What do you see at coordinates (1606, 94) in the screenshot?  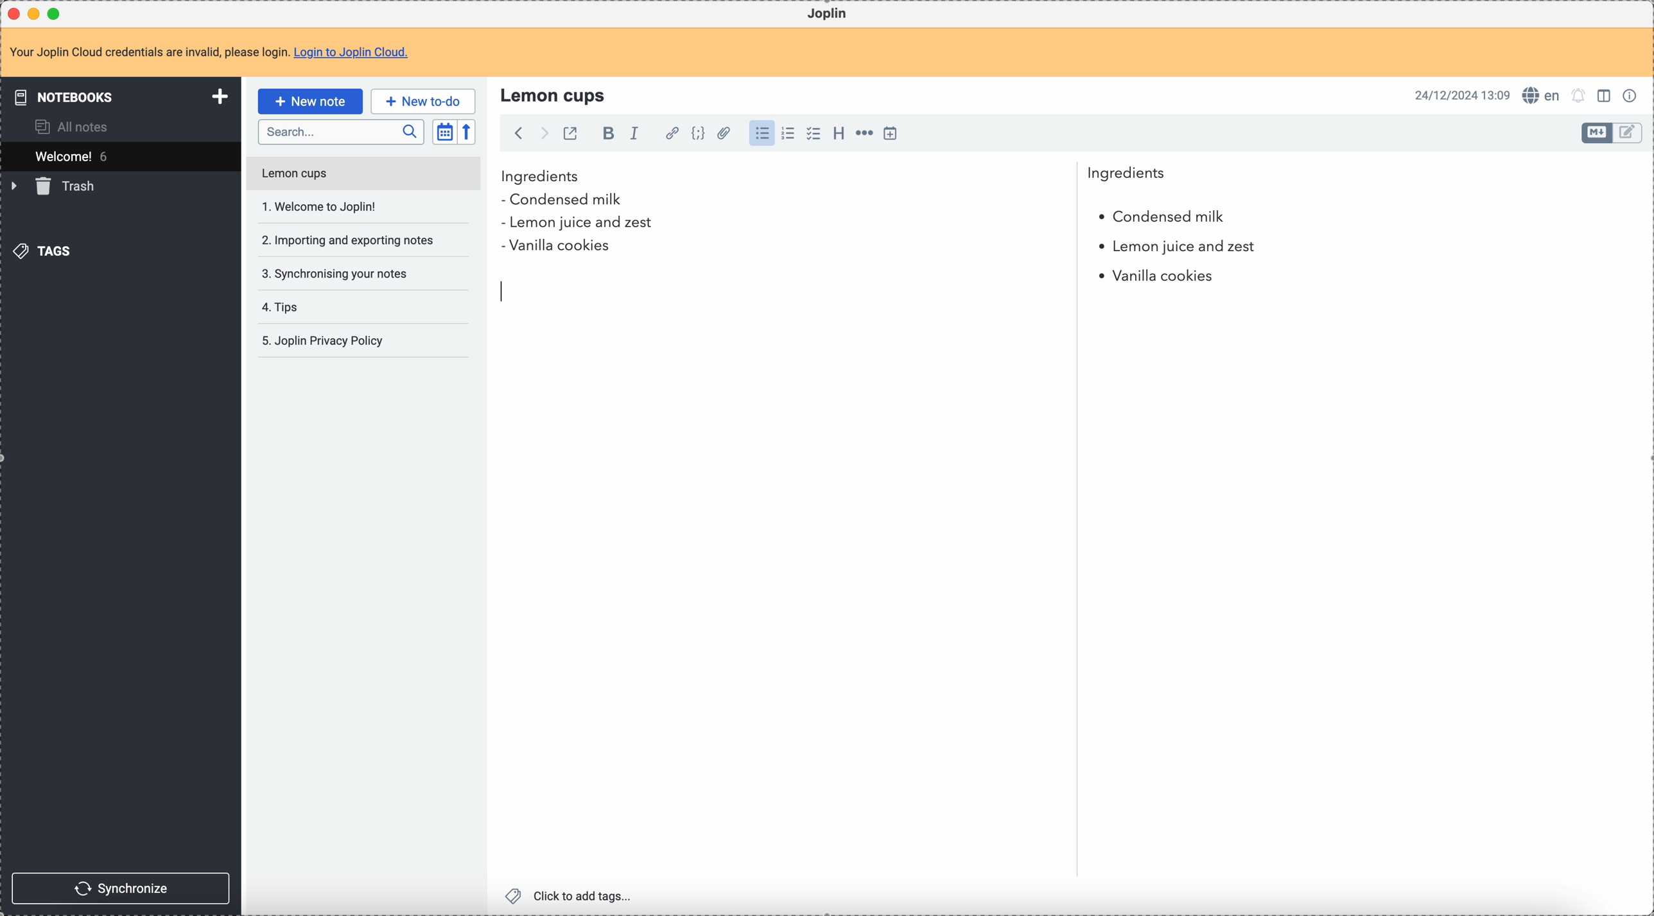 I see `toggle edit layout` at bounding box center [1606, 94].